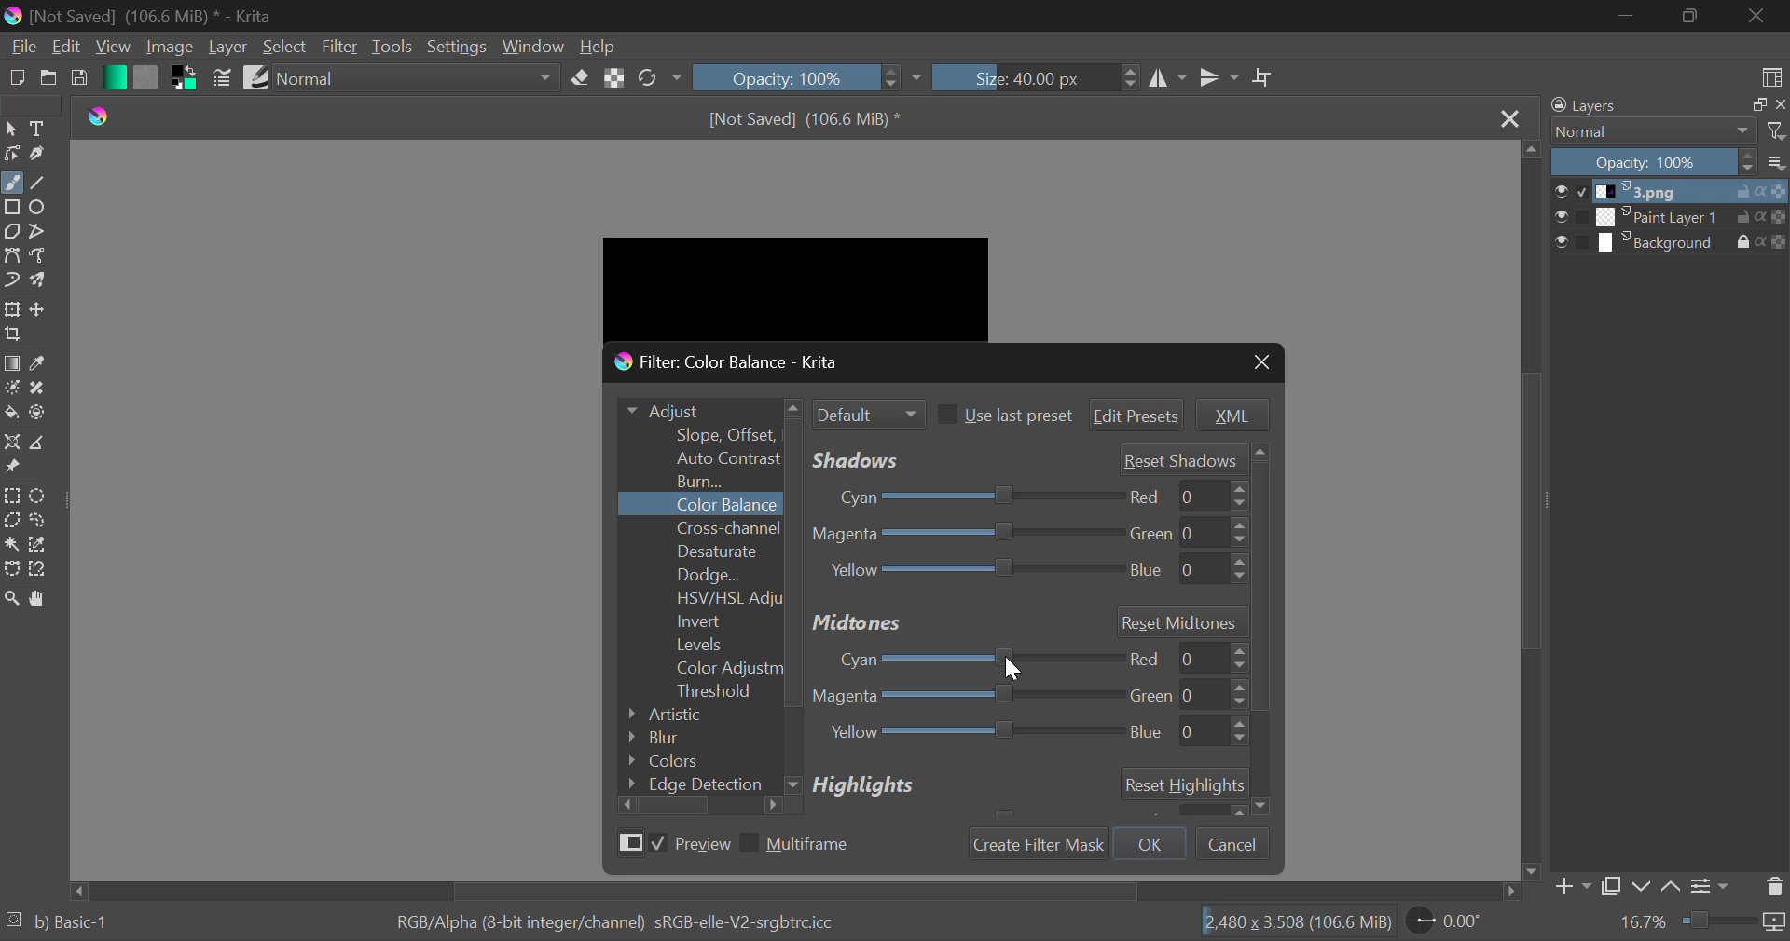 The image size is (1790, 941). What do you see at coordinates (419, 76) in the screenshot?
I see `Blending Mode` at bounding box center [419, 76].